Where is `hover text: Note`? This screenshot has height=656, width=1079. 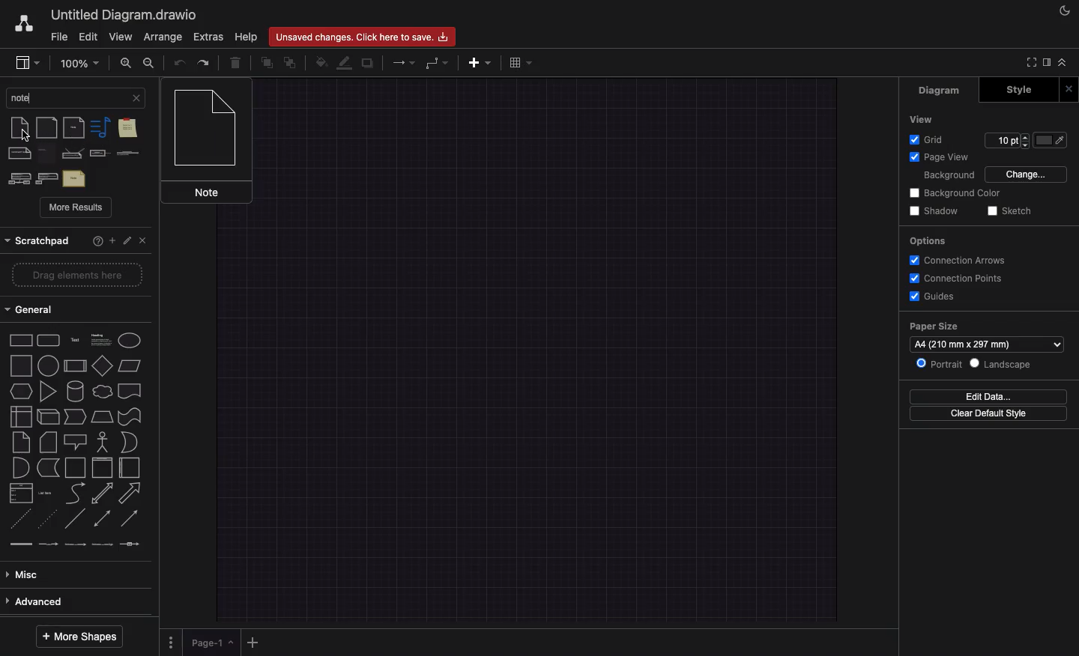 hover text: Note is located at coordinates (209, 143).